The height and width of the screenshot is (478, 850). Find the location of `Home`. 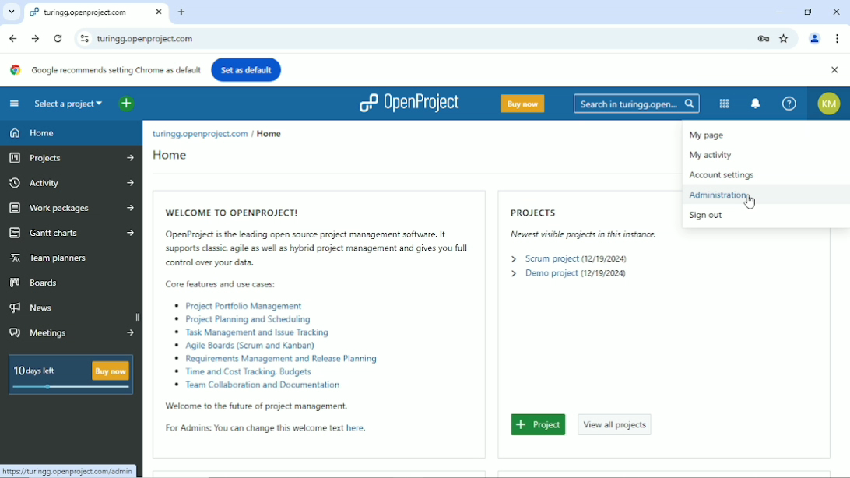

Home is located at coordinates (34, 132).